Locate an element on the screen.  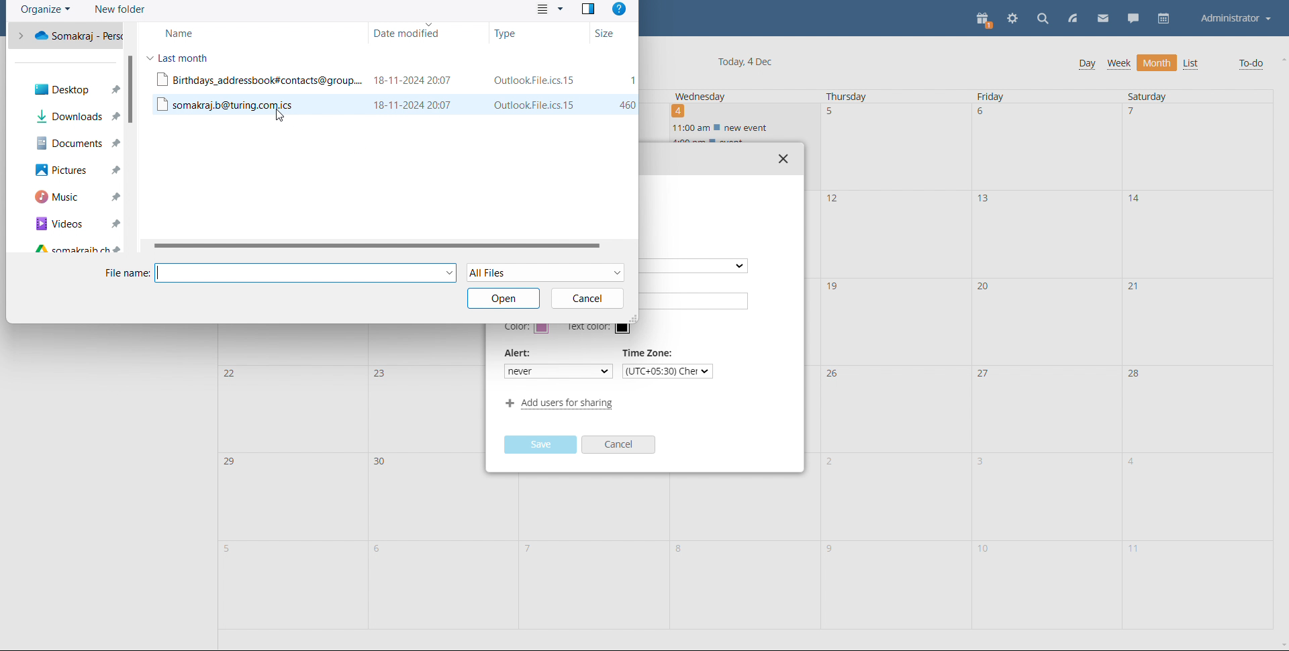
file name is located at coordinates (126, 274).